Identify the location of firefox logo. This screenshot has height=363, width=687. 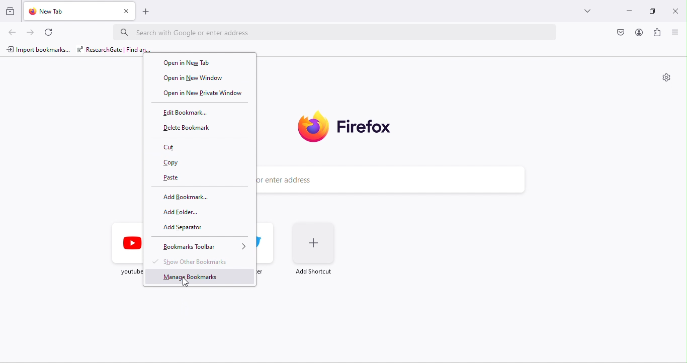
(312, 127).